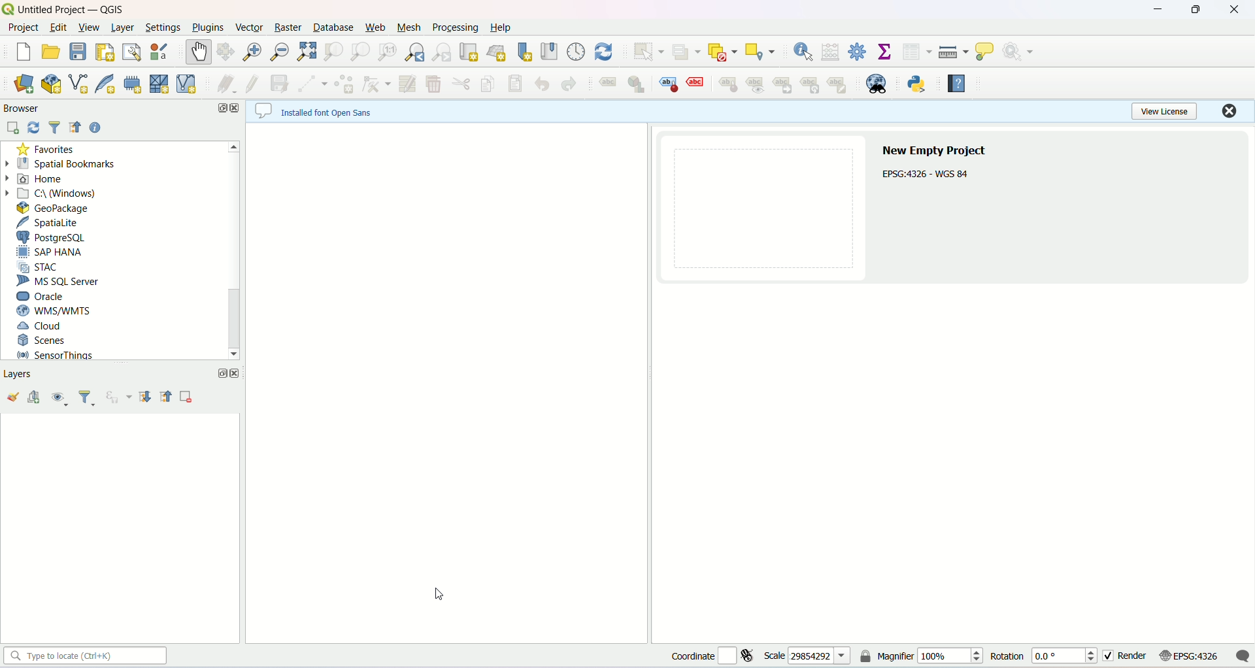 This screenshot has height=668, width=1255. I want to click on vertex tool, so click(376, 83).